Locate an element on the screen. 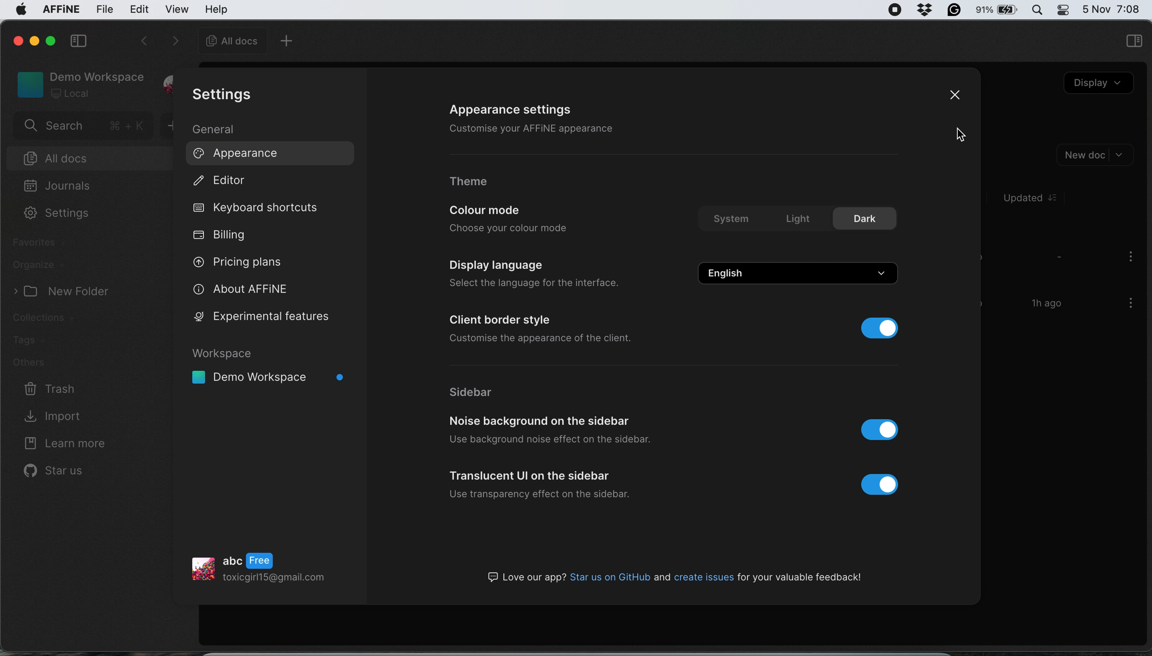 This screenshot has height=656, width=1152. edit is located at coordinates (142, 9).